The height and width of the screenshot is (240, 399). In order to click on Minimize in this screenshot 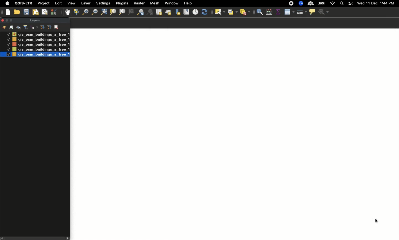, I will do `click(6, 20)`.